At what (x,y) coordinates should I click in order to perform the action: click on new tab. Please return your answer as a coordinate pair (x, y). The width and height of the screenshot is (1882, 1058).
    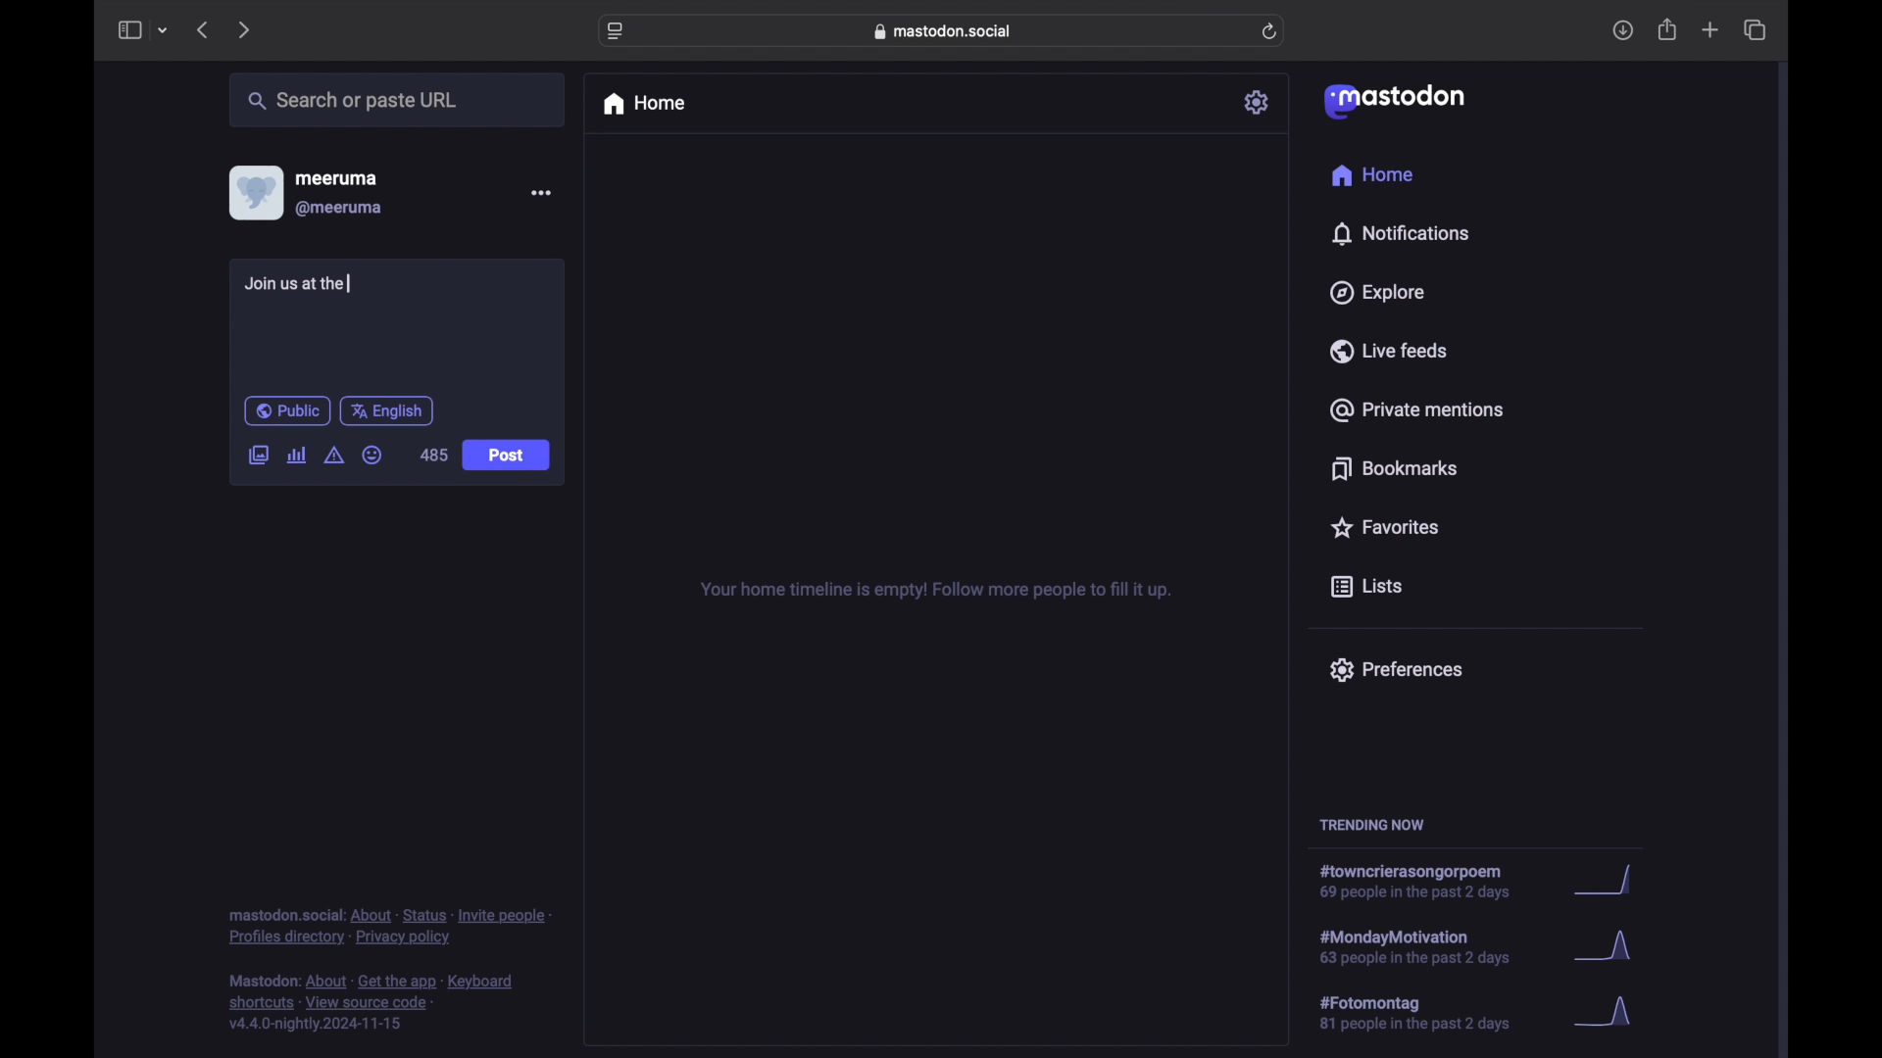
    Looking at the image, I should click on (1710, 29).